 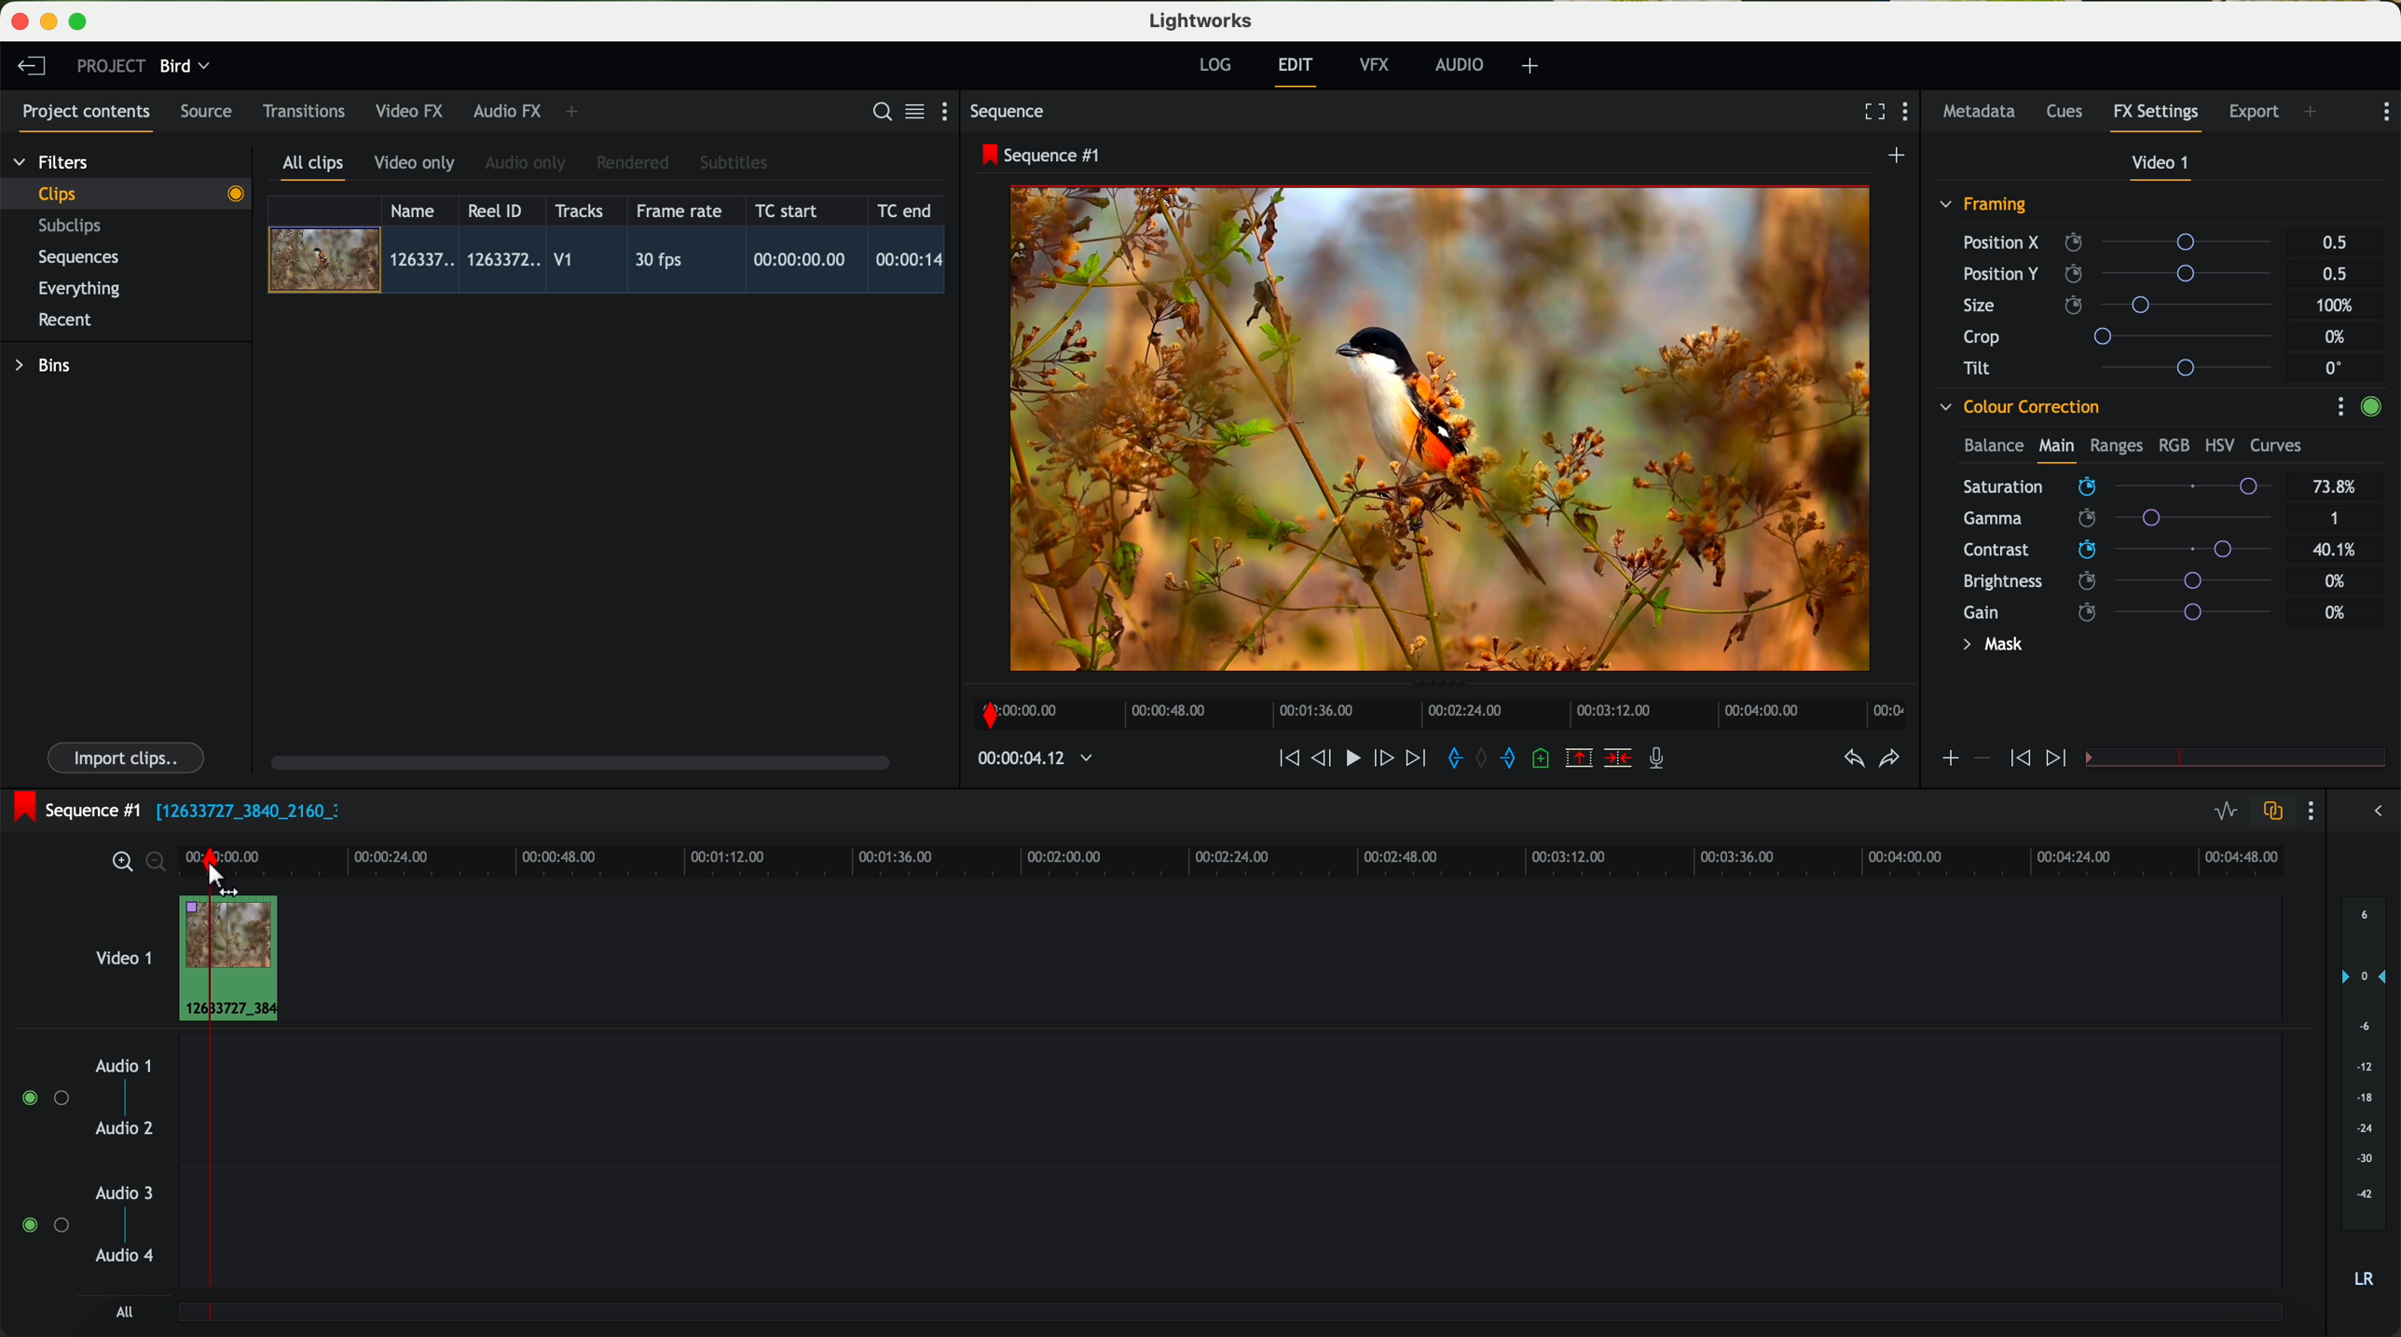 What do you see at coordinates (1533, 66) in the screenshot?
I see `add, remove and create layouts` at bounding box center [1533, 66].